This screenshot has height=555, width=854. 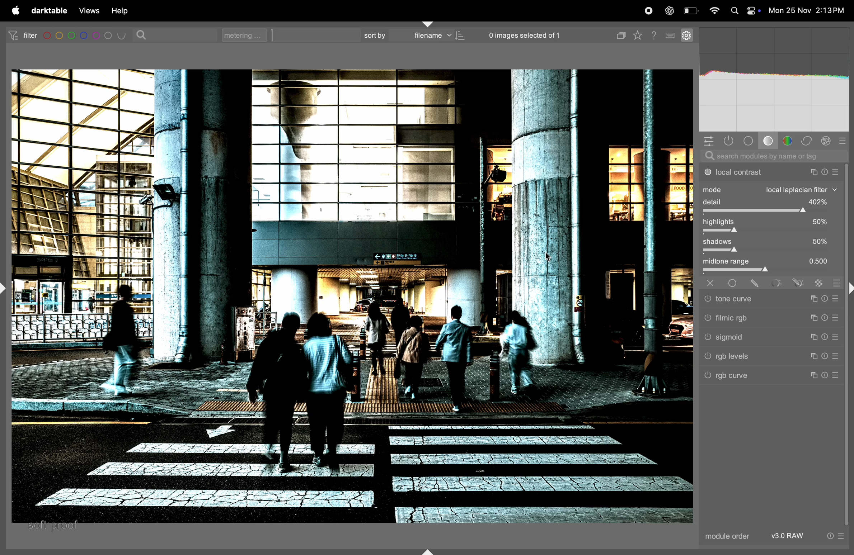 I want to click on sort, so click(x=373, y=35).